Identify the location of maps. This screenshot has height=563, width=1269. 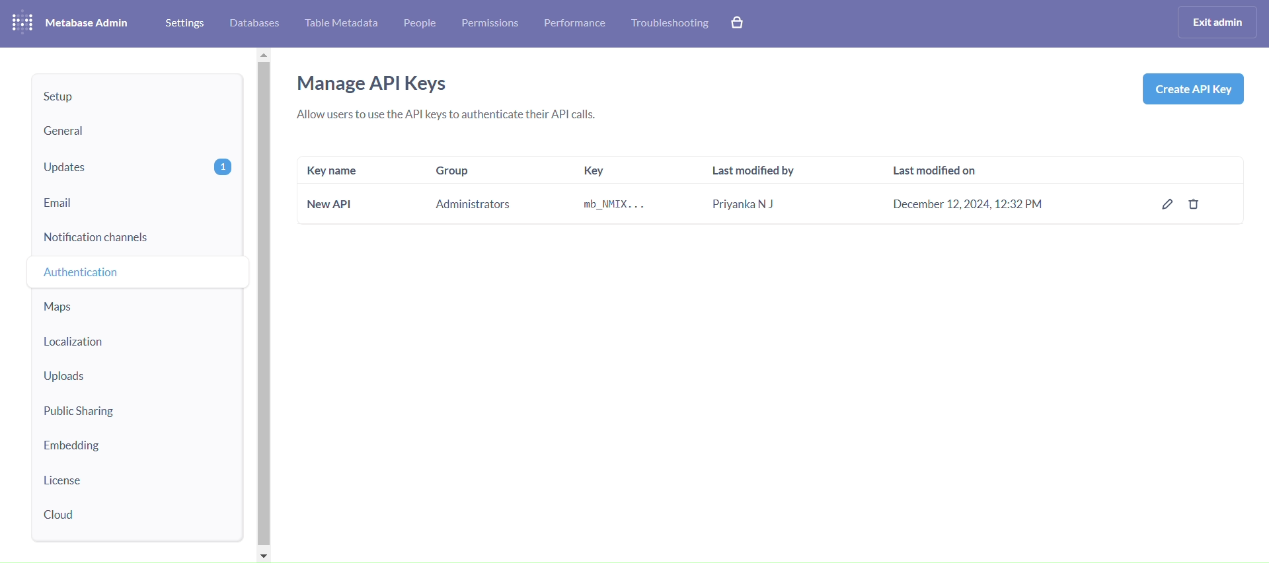
(135, 309).